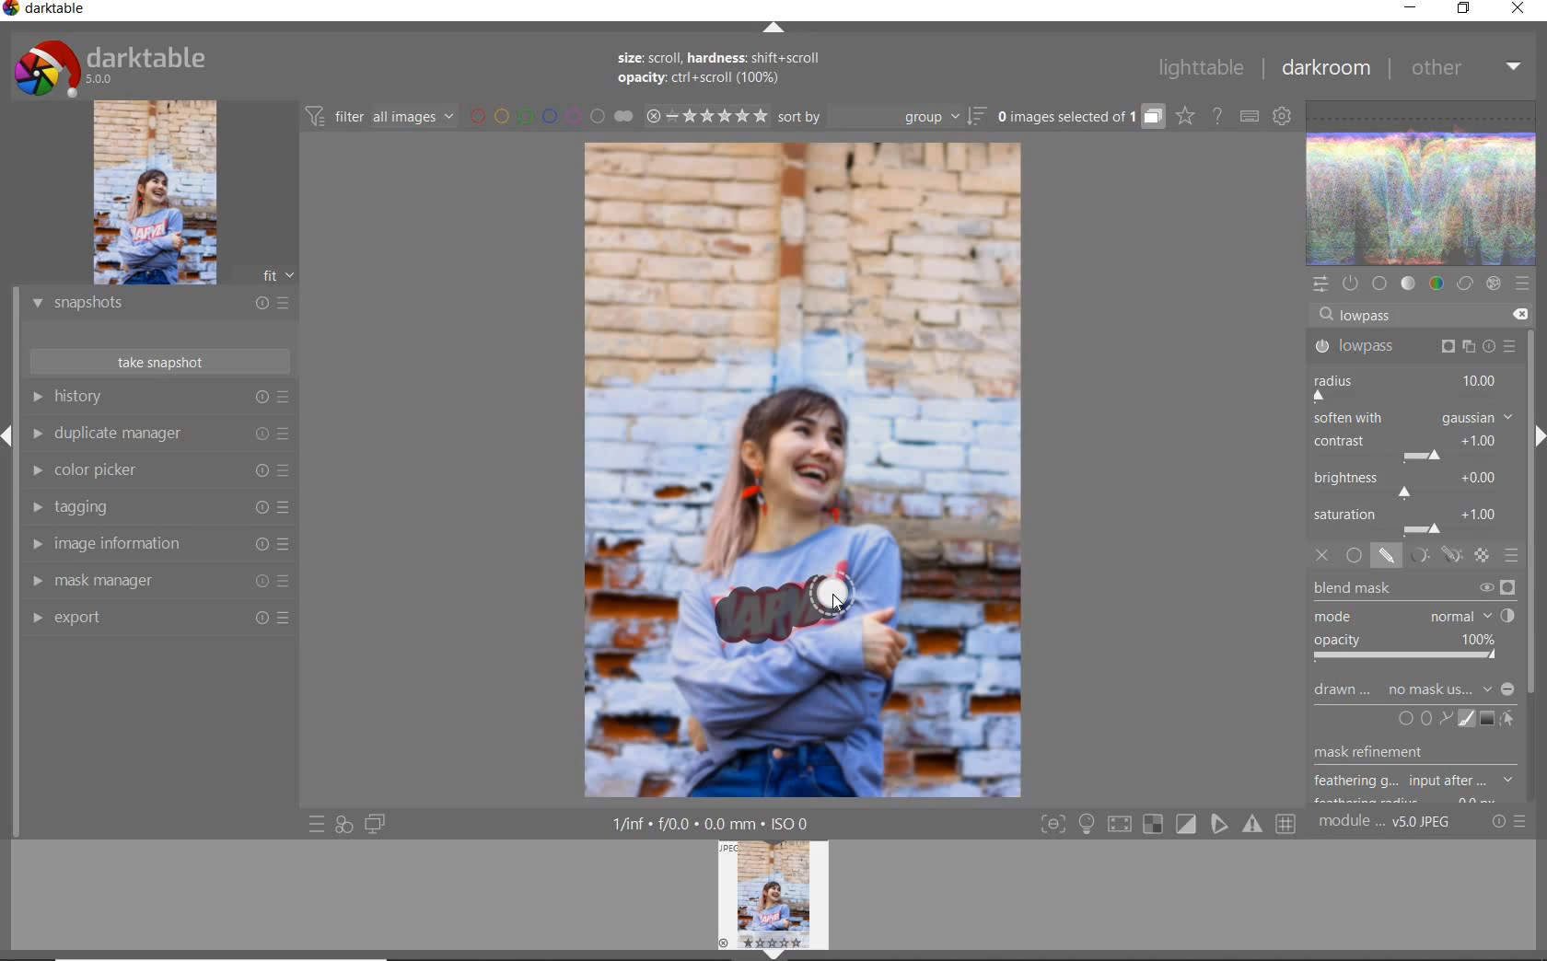 The height and width of the screenshot is (961, 1547). Describe the element at coordinates (1464, 10) in the screenshot. I see `restore` at that location.